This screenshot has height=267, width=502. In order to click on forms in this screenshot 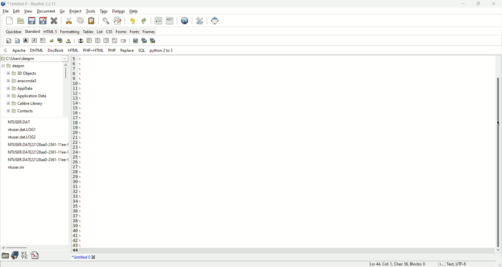, I will do `click(120, 32)`.